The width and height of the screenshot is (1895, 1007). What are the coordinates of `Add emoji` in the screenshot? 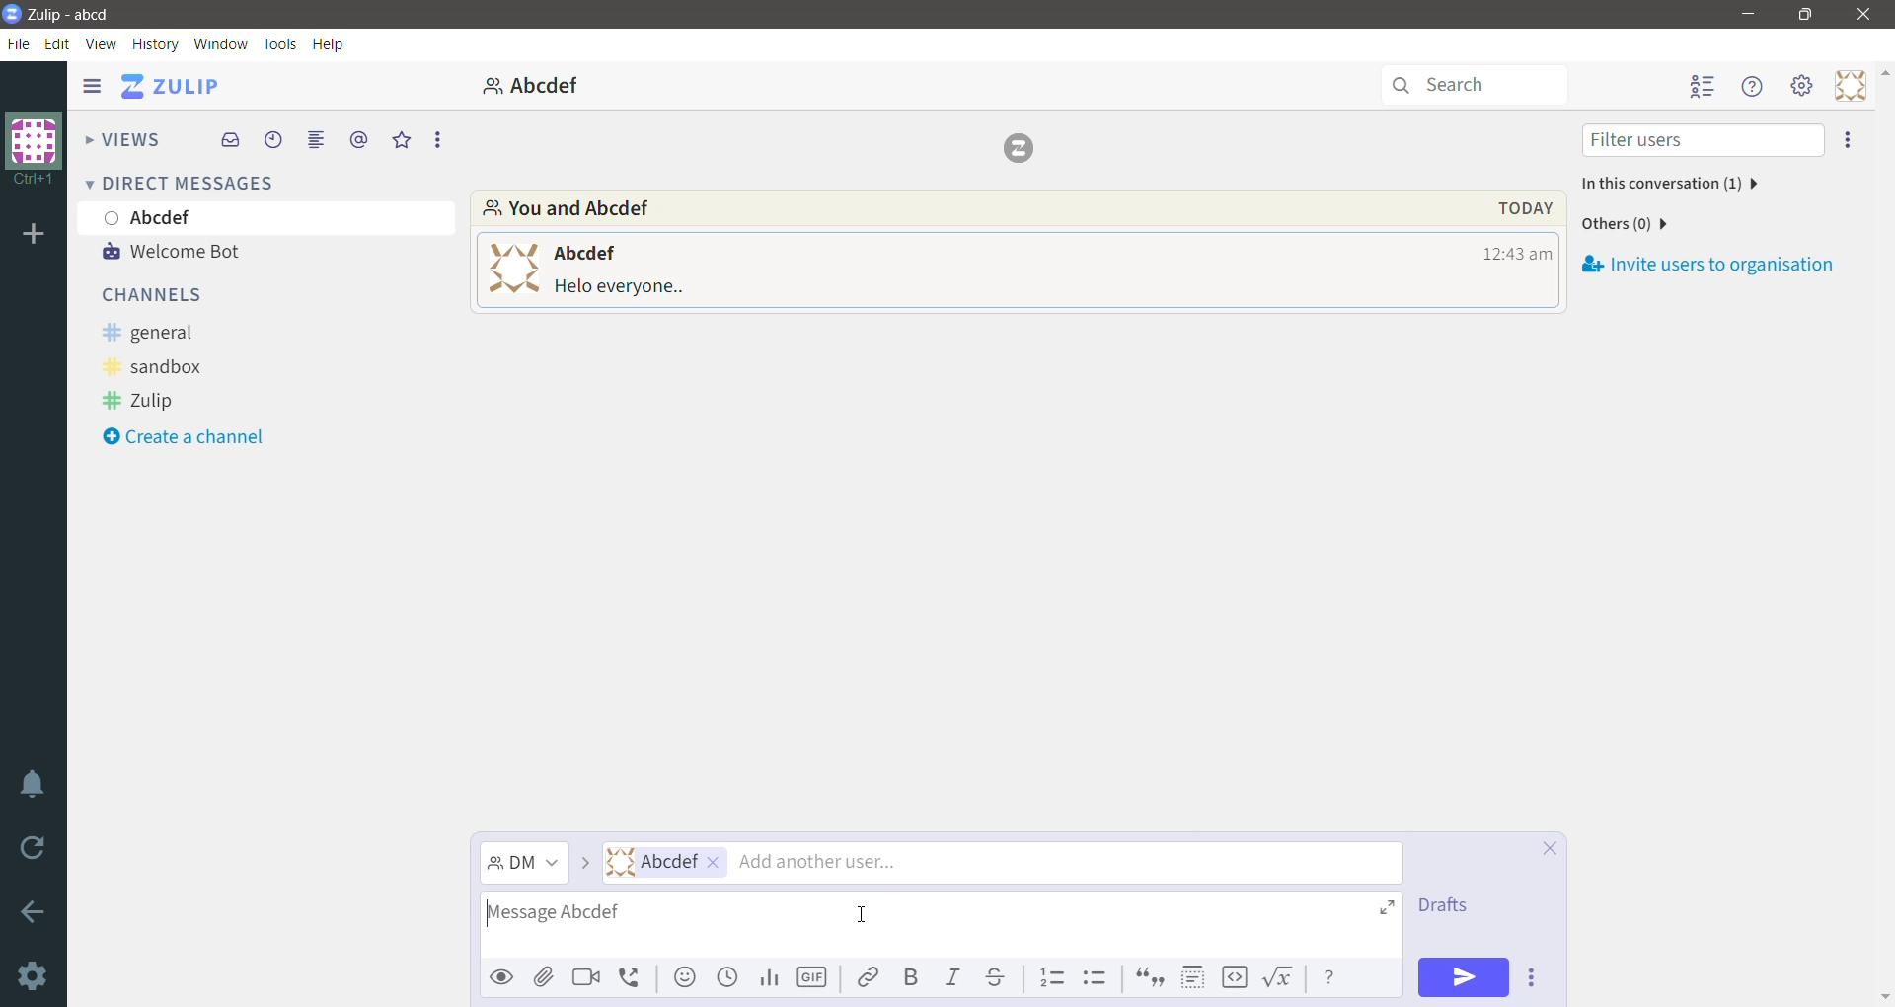 It's located at (686, 976).